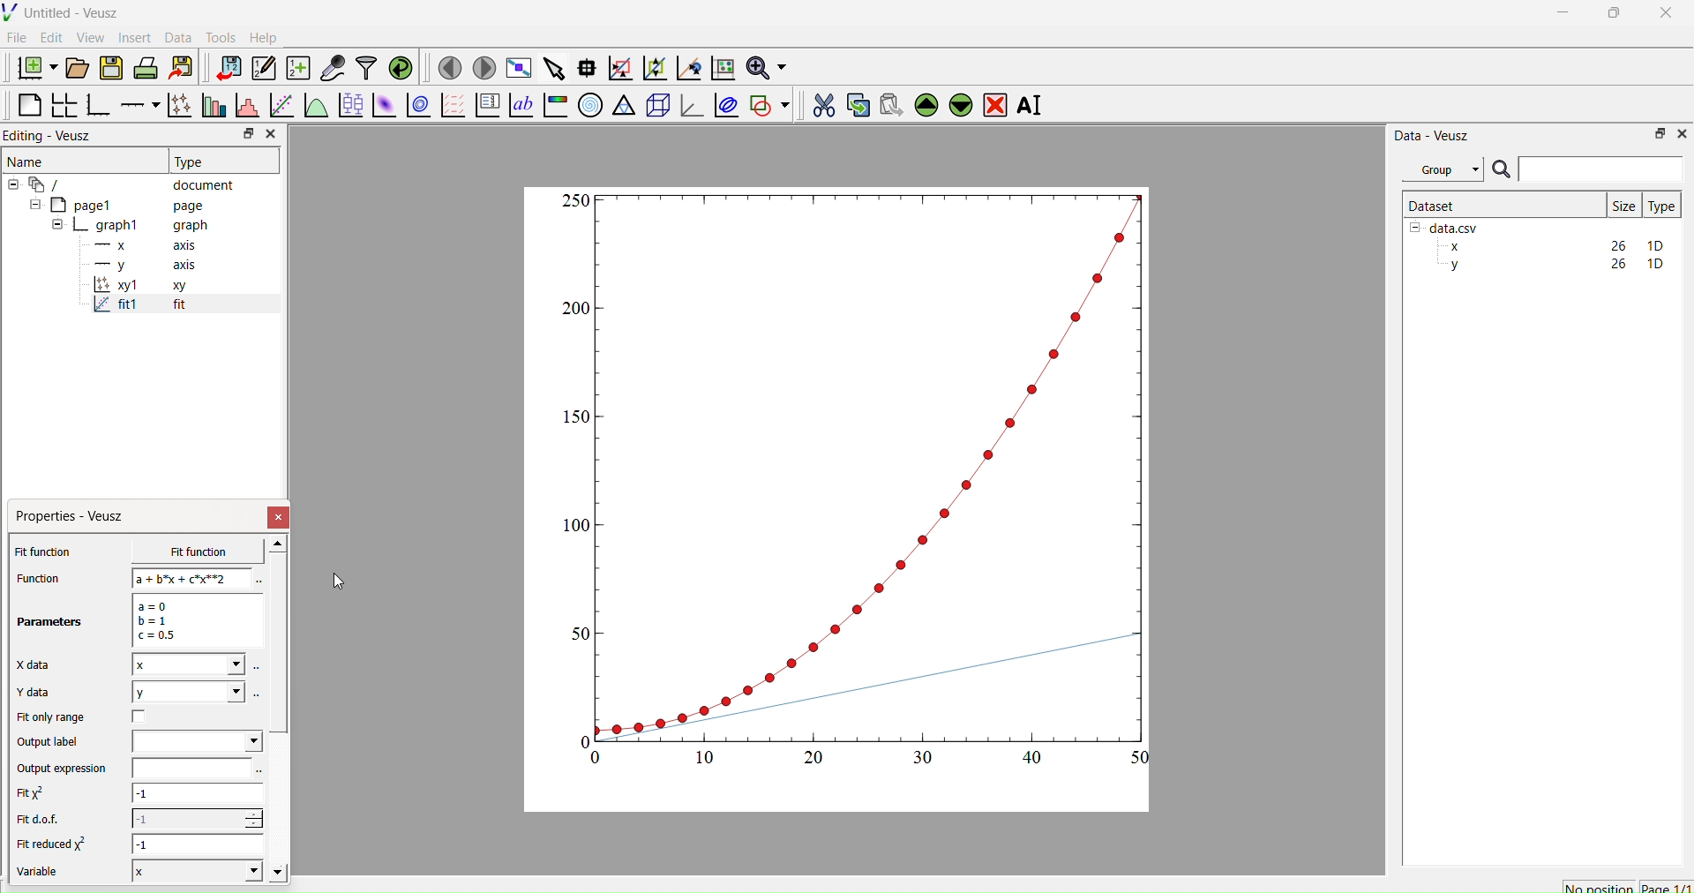  Describe the element at coordinates (261, 37) in the screenshot. I see `Help` at that location.